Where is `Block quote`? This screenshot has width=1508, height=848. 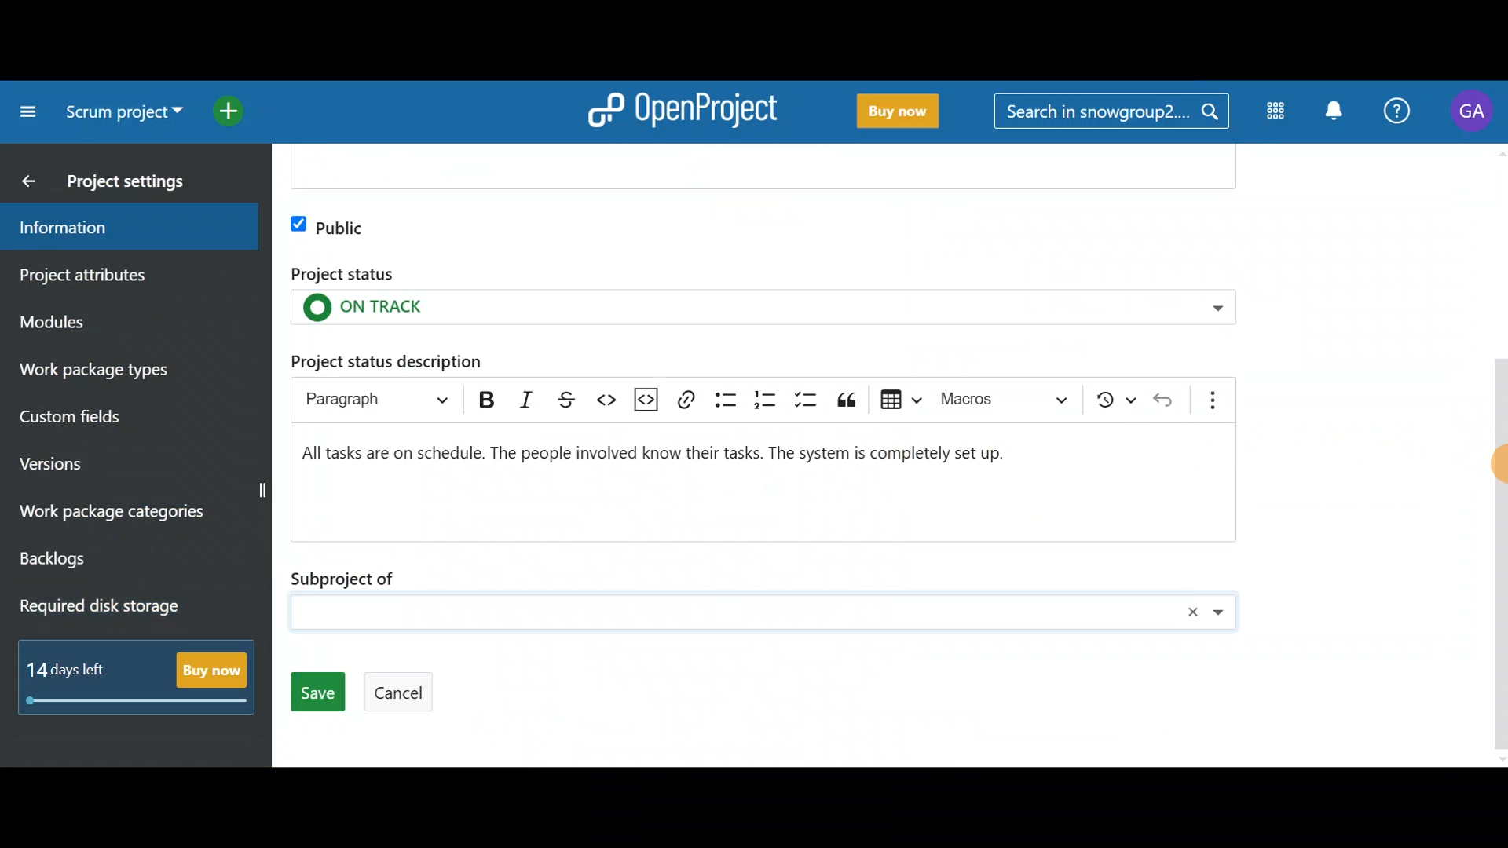 Block quote is located at coordinates (847, 400).